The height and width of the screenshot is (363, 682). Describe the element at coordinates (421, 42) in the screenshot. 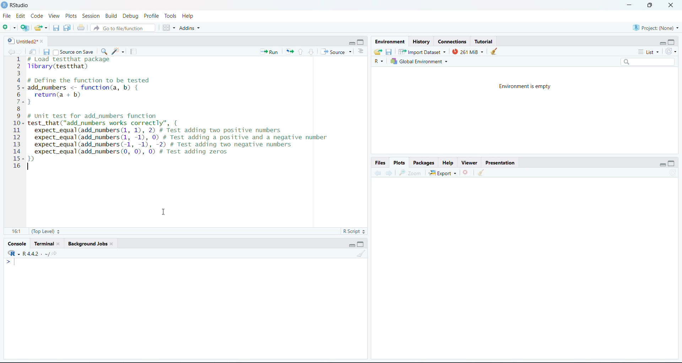

I see `History` at that location.